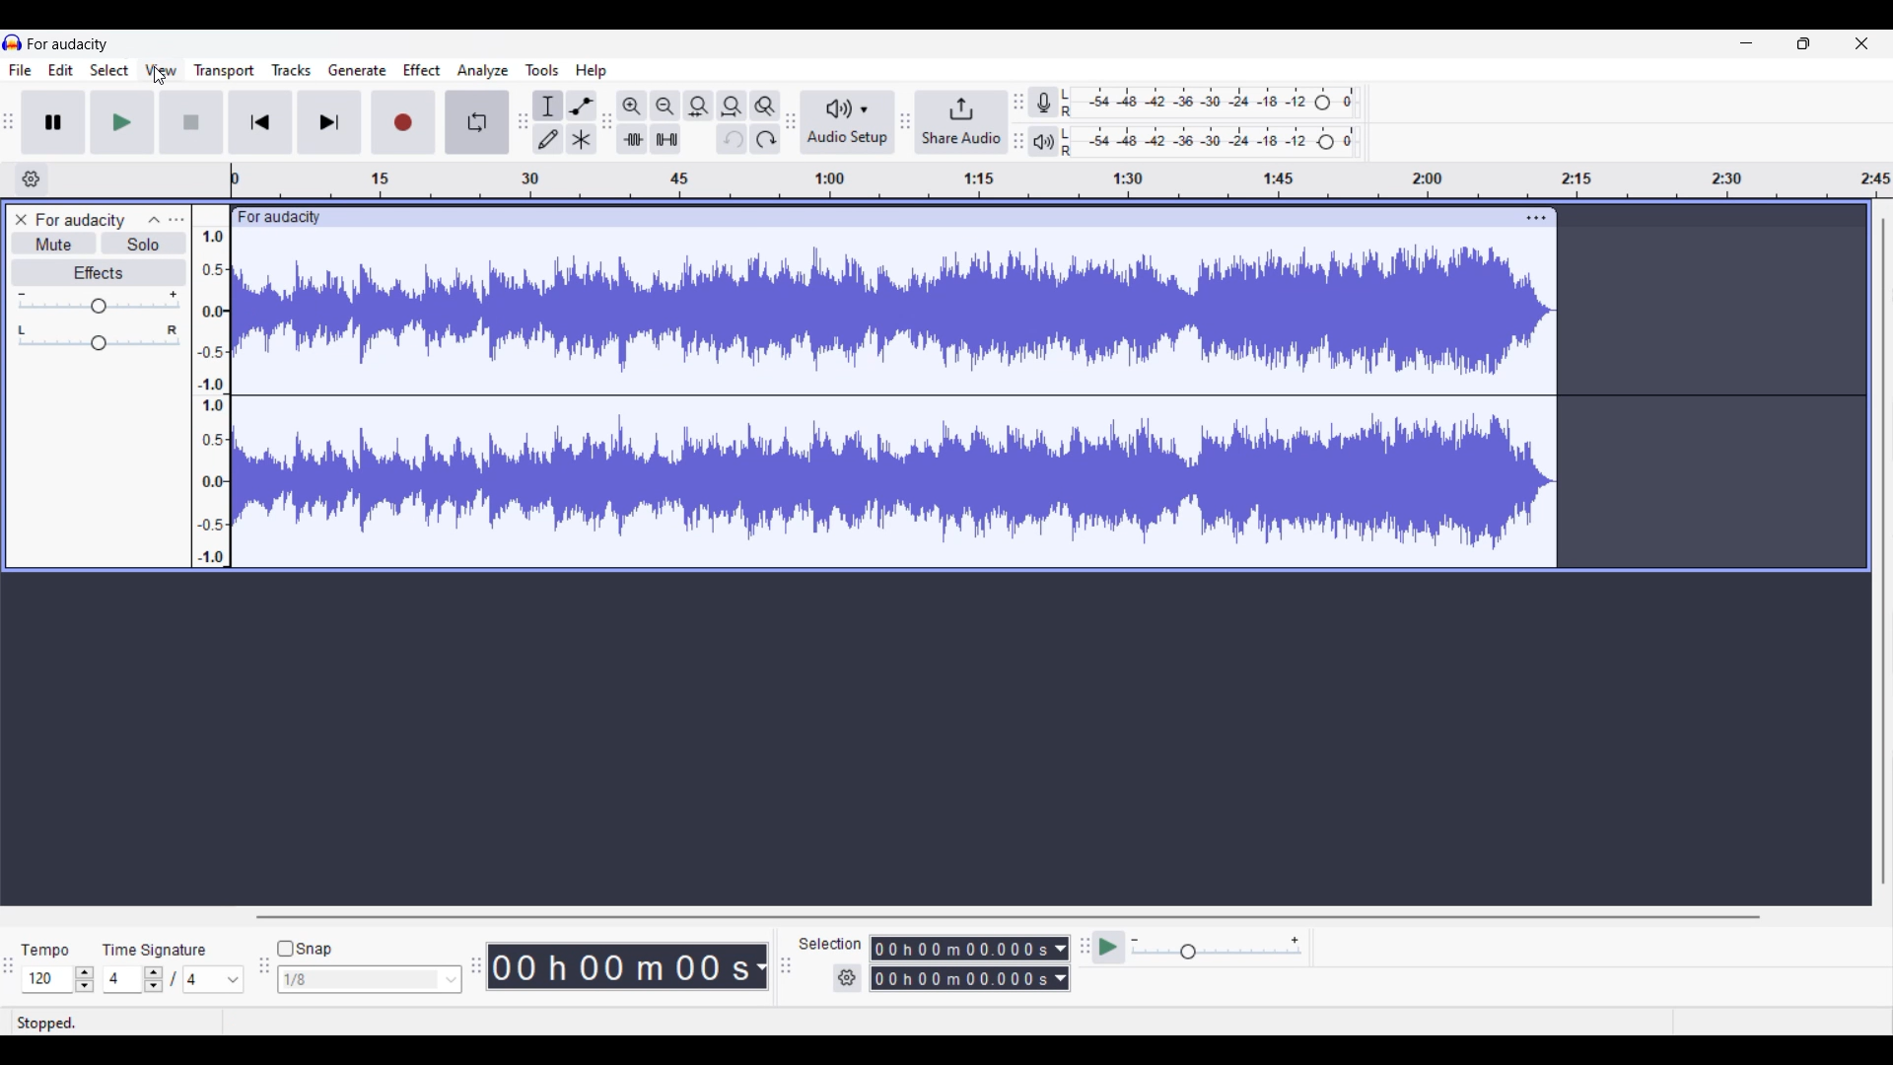 The width and height of the screenshot is (1893, 1065). What do you see at coordinates (1044, 141) in the screenshot?
I see `Playback meter` at bounding box center [1044, 141].